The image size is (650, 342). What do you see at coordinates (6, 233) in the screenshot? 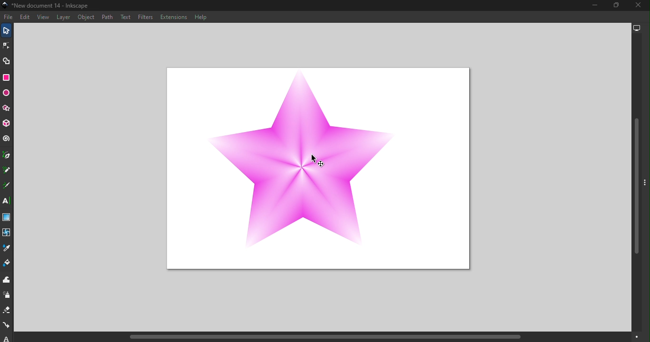
I see `Mesh tool` at bounding box center [6, 233].